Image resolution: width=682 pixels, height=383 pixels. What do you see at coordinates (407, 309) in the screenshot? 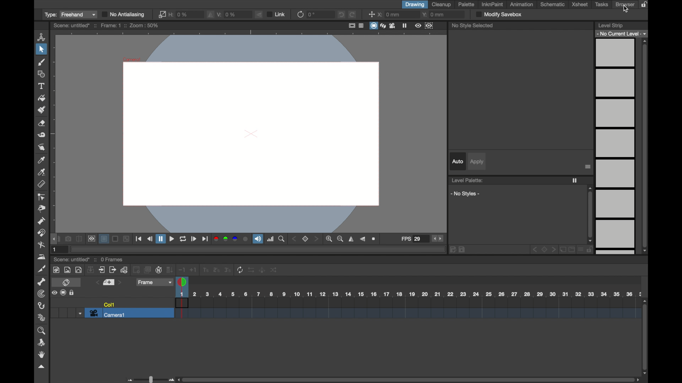
I see `scene` at bounding box center [407, 309].